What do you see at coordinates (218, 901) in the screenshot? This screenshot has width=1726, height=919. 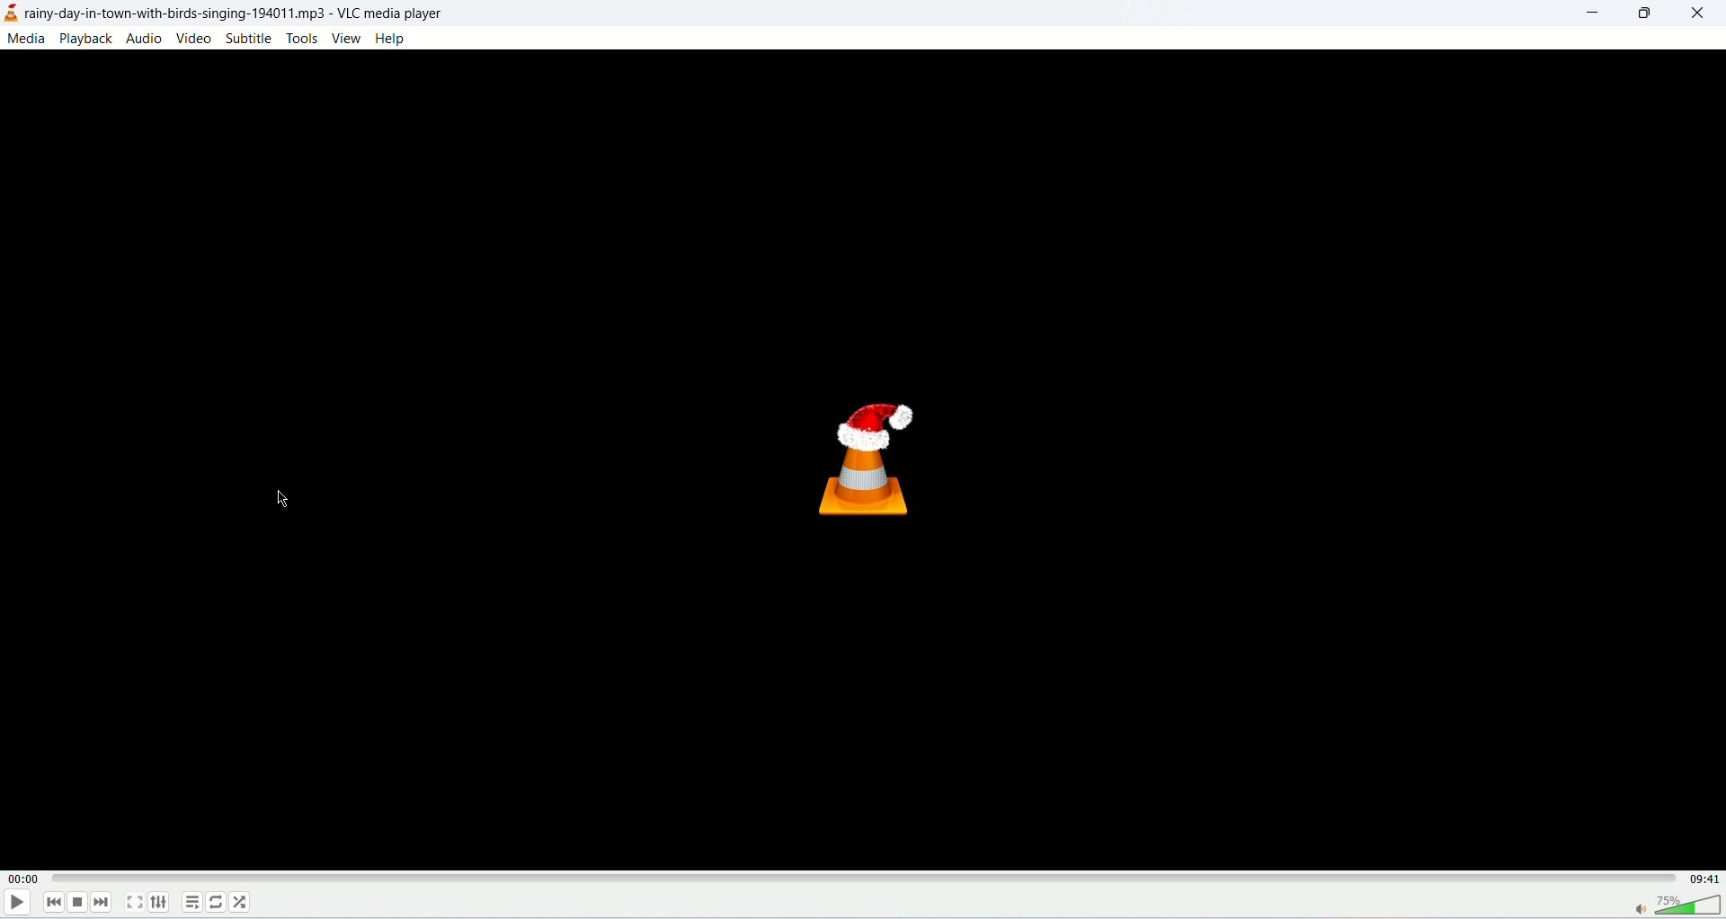 I see `loop` at bounding box center [218, 901].